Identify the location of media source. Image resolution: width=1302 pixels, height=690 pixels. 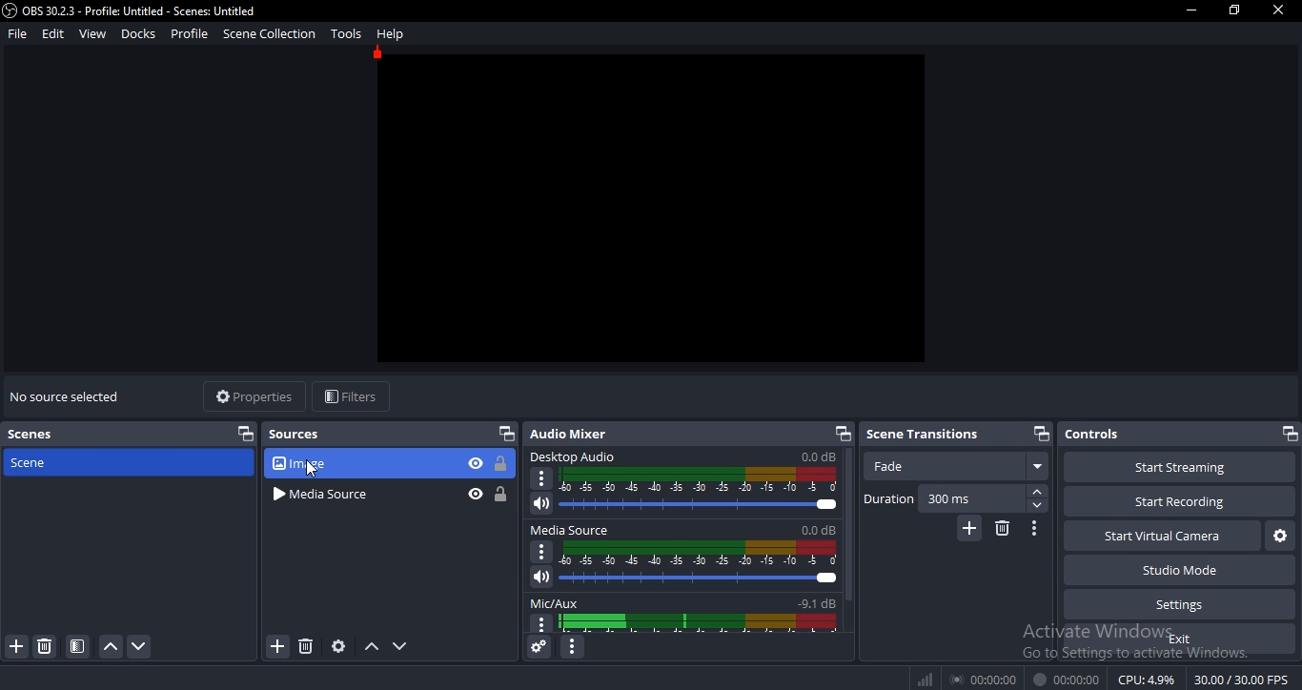
(354, 494).